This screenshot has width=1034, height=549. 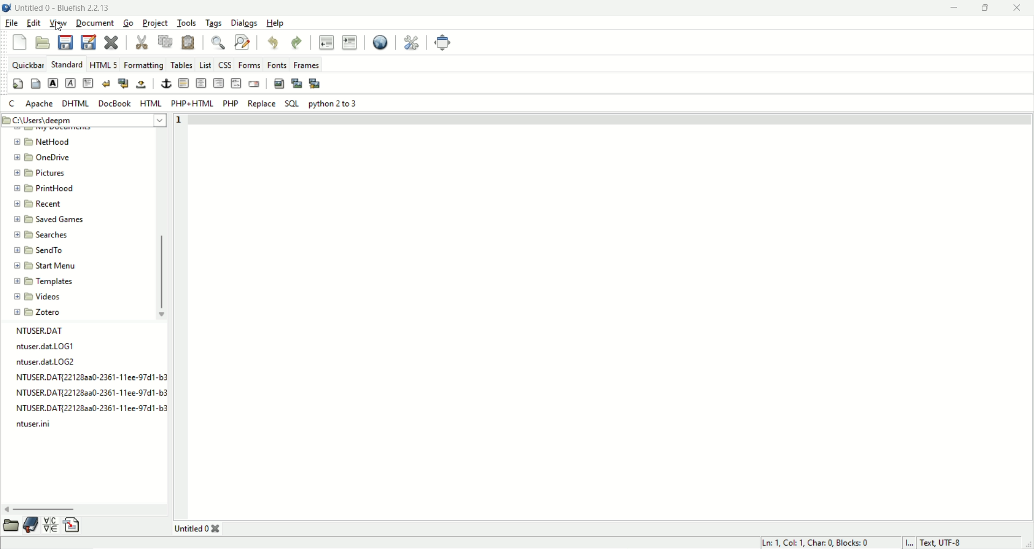 What do you see at coordinates (13, 104) in the screenshot?
I see `C` at bounding box center [13, 104].